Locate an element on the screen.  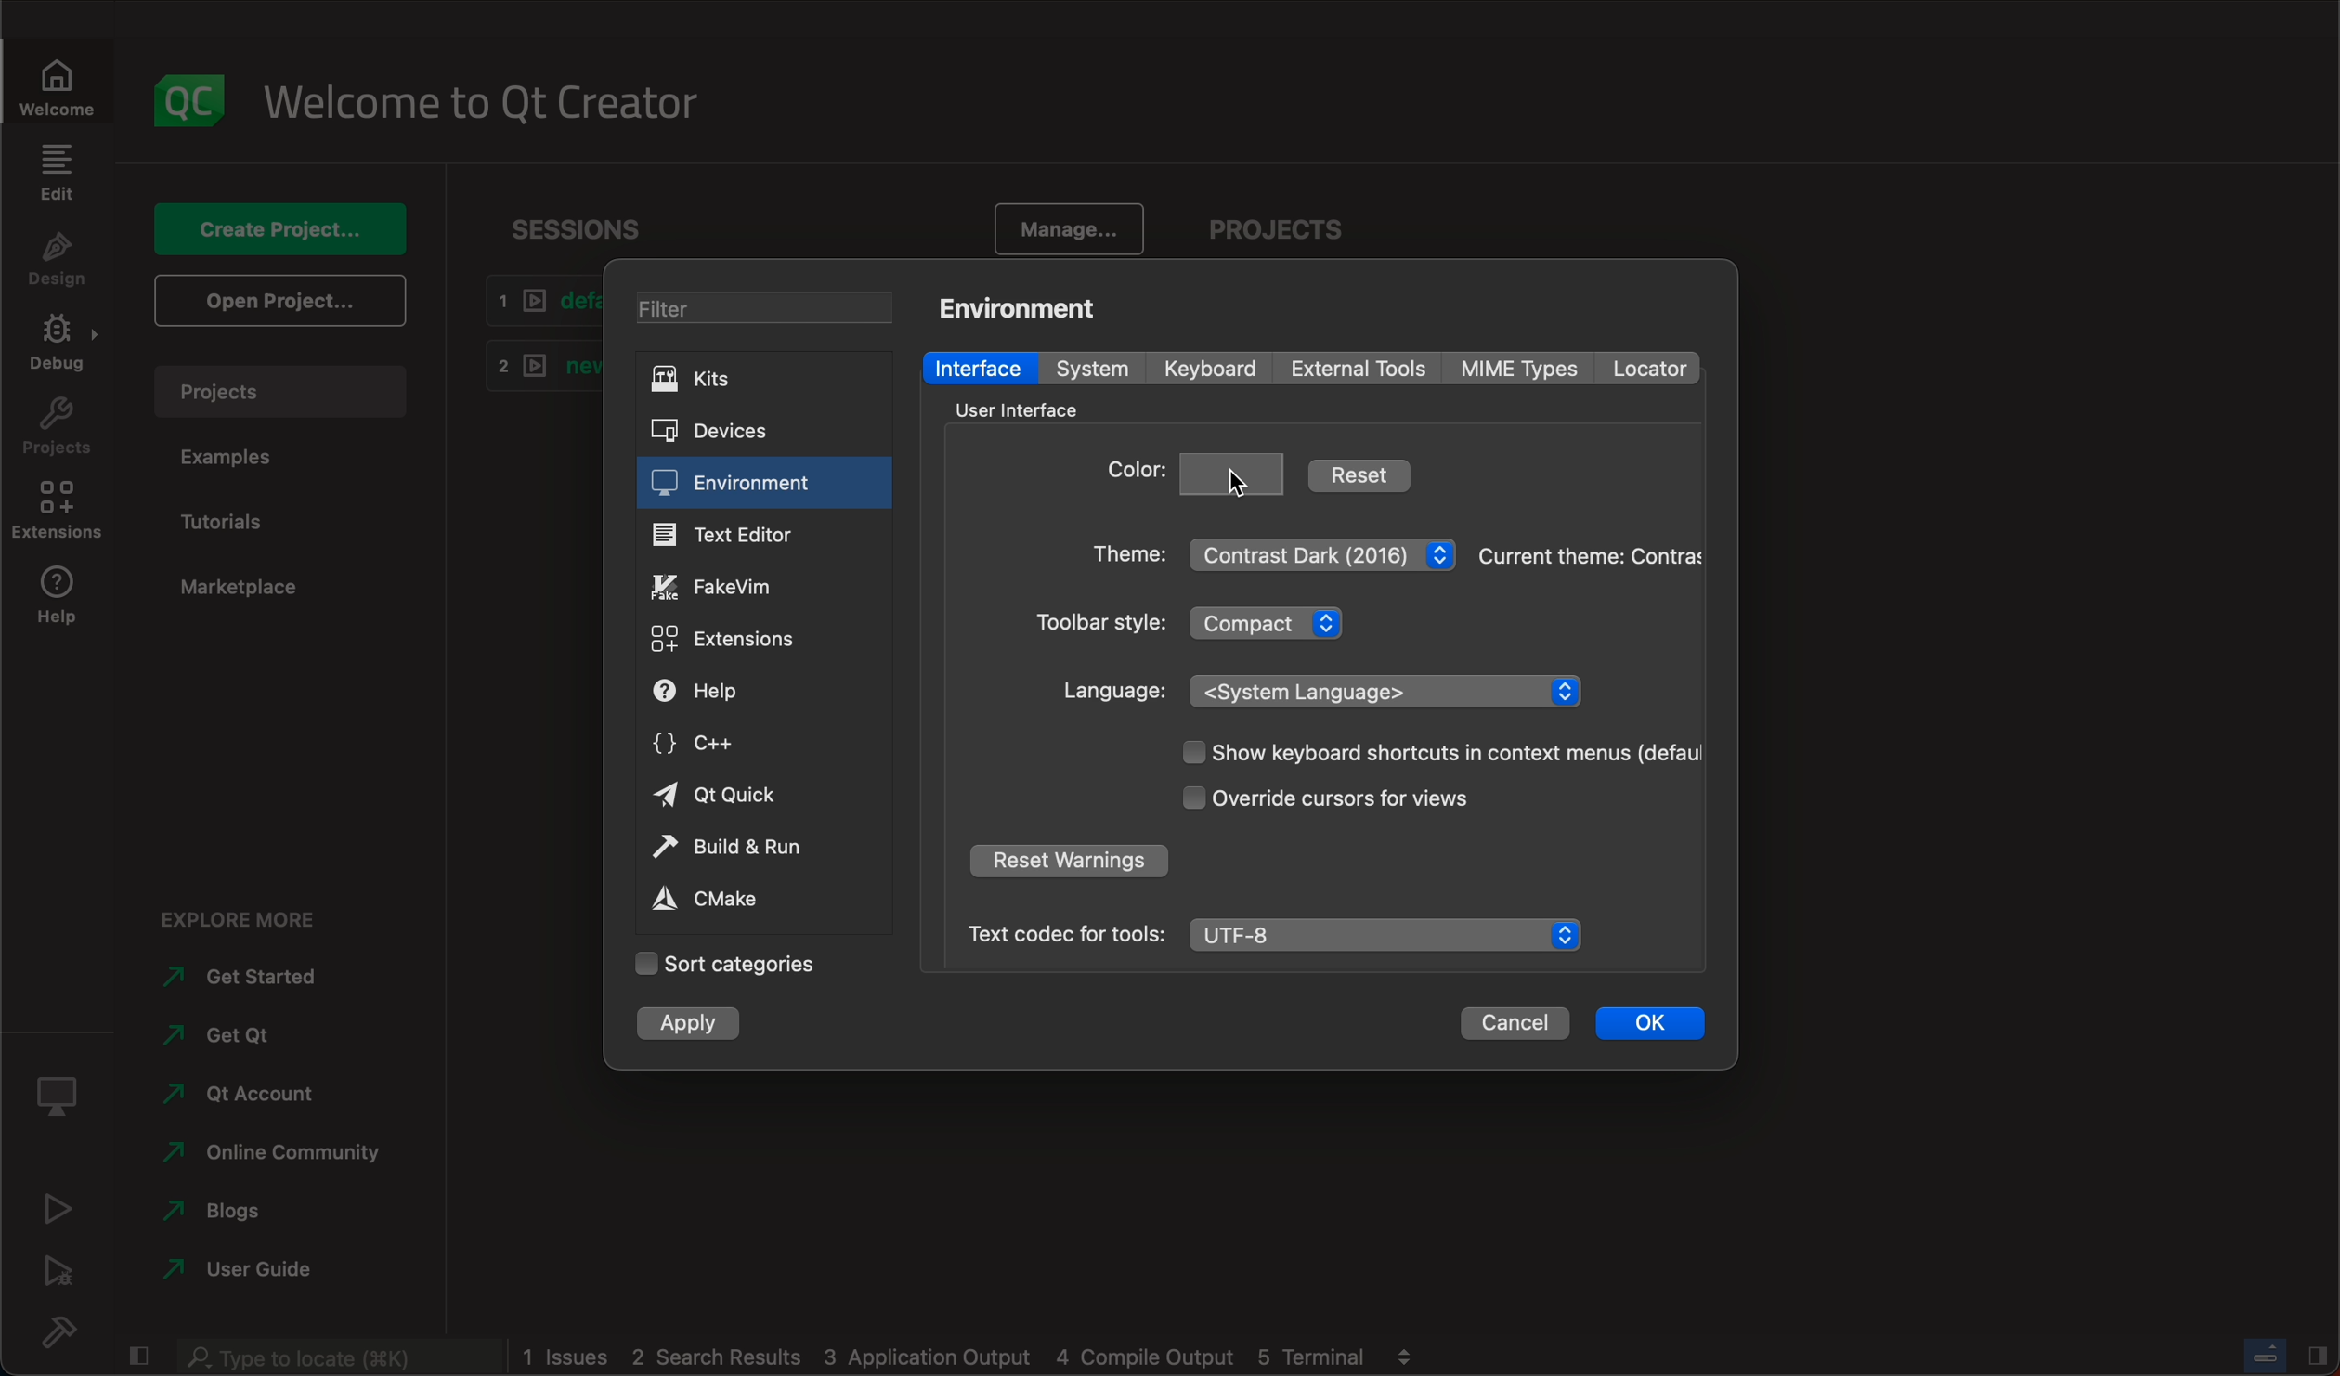
debug is located at coordinates (63, 349).